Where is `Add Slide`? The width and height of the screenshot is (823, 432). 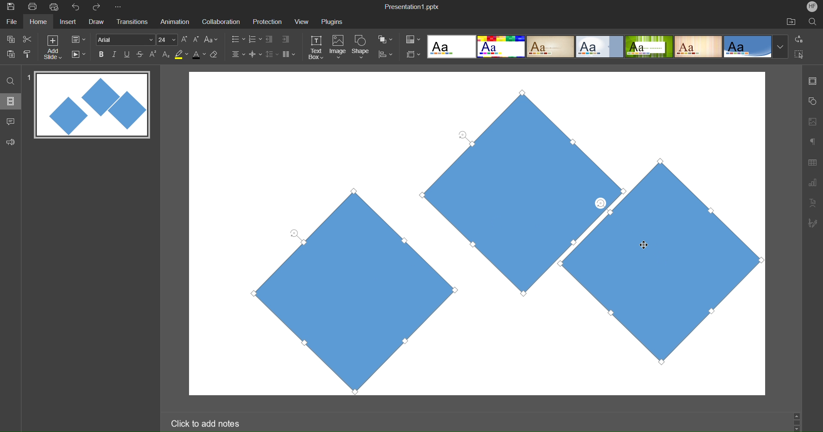 Add Slide is located at coordinates (53, 47).